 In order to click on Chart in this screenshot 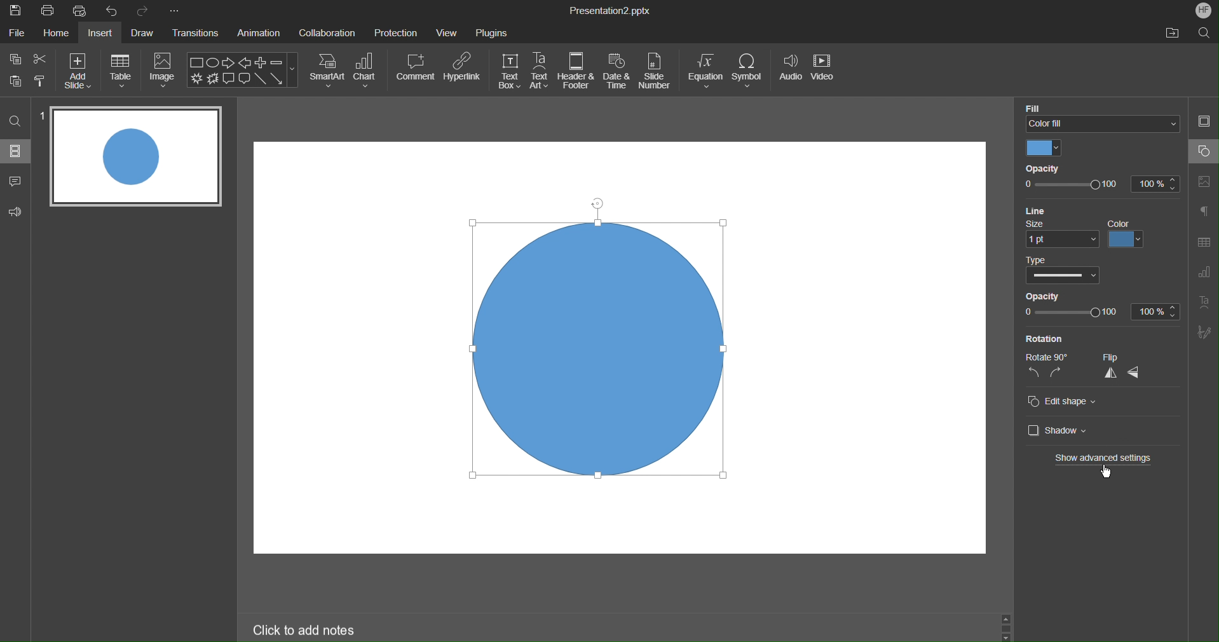, I will do `click(367, 70)`.